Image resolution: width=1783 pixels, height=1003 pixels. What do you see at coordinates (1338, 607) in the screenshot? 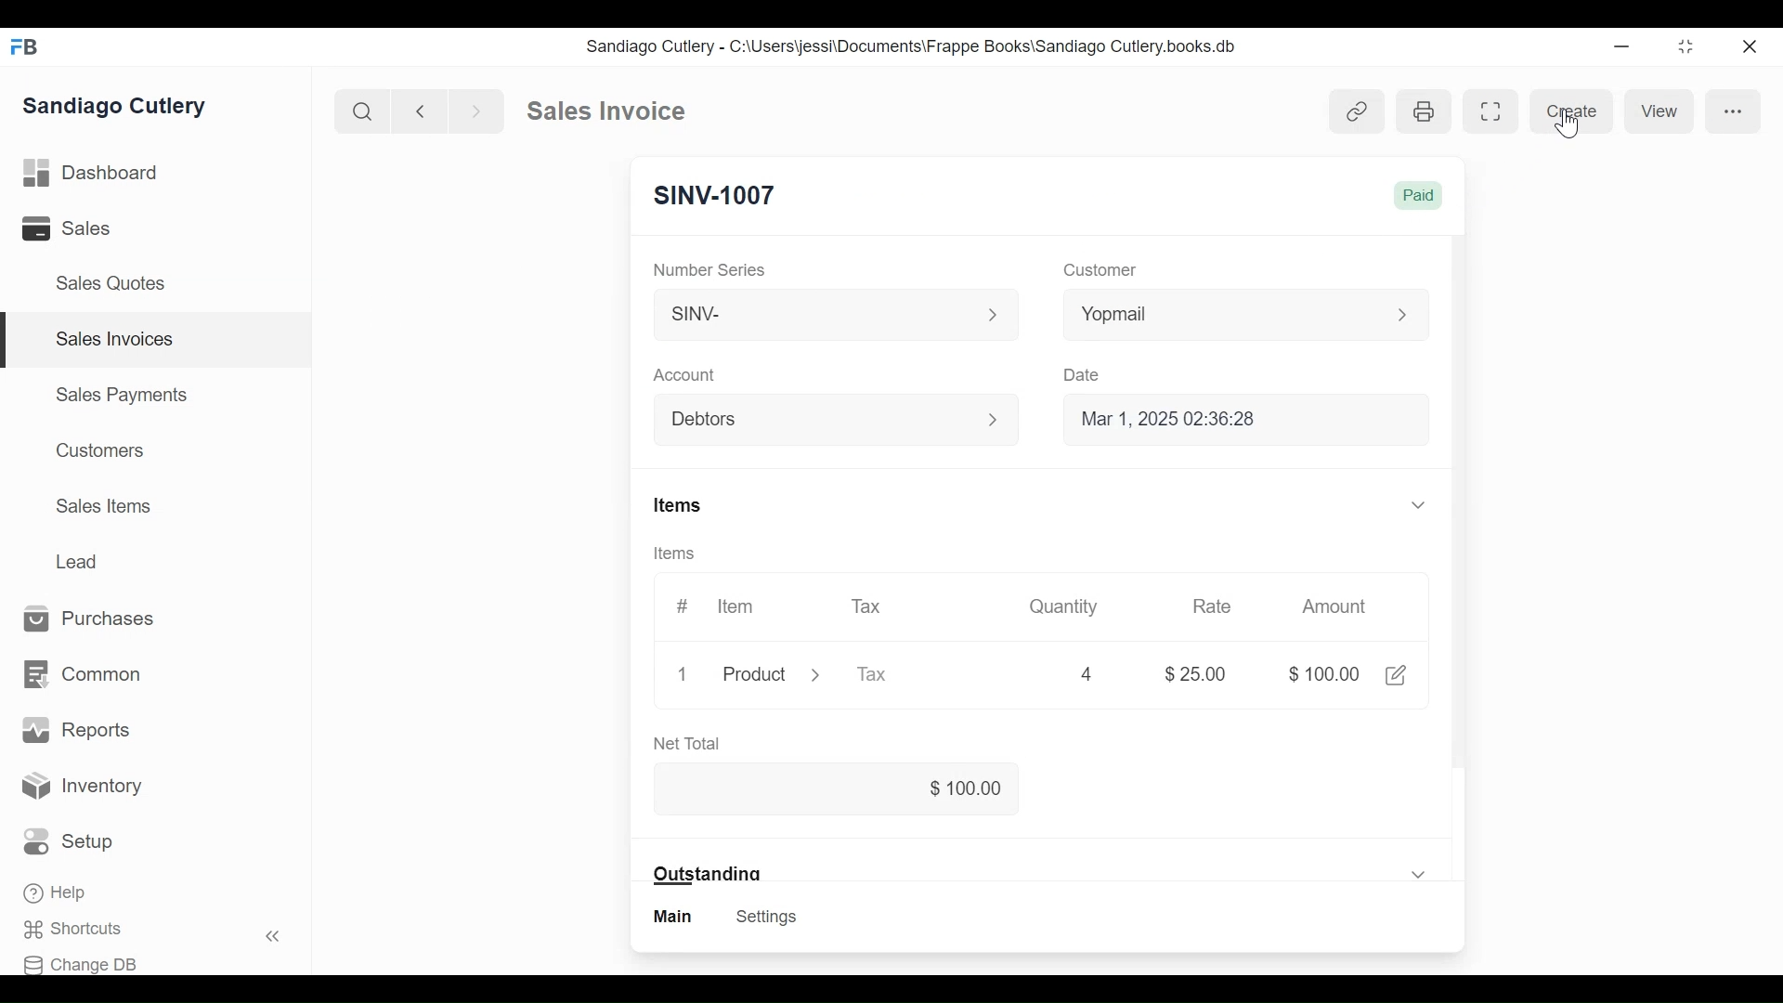
I see `Amount` at bounding box center [1338, 607].